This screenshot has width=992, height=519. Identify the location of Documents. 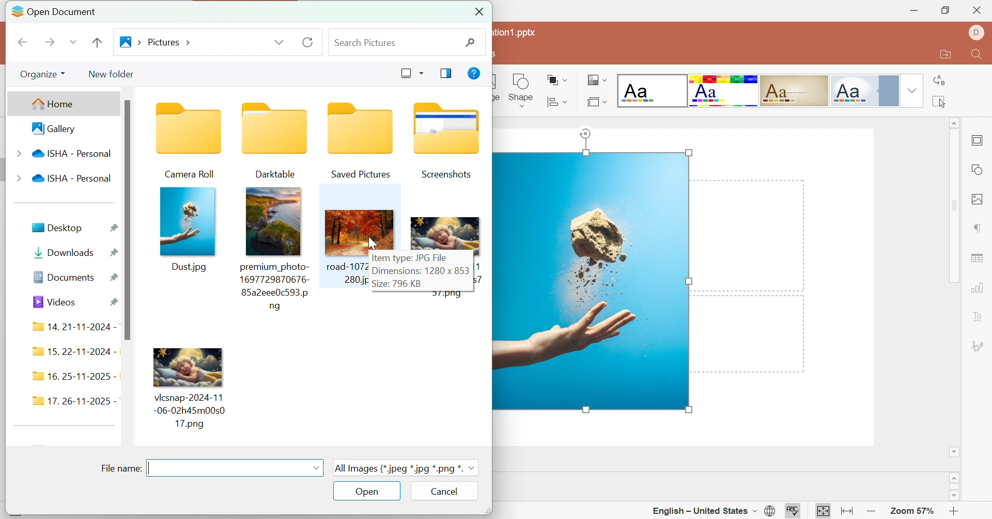
(64, 277).